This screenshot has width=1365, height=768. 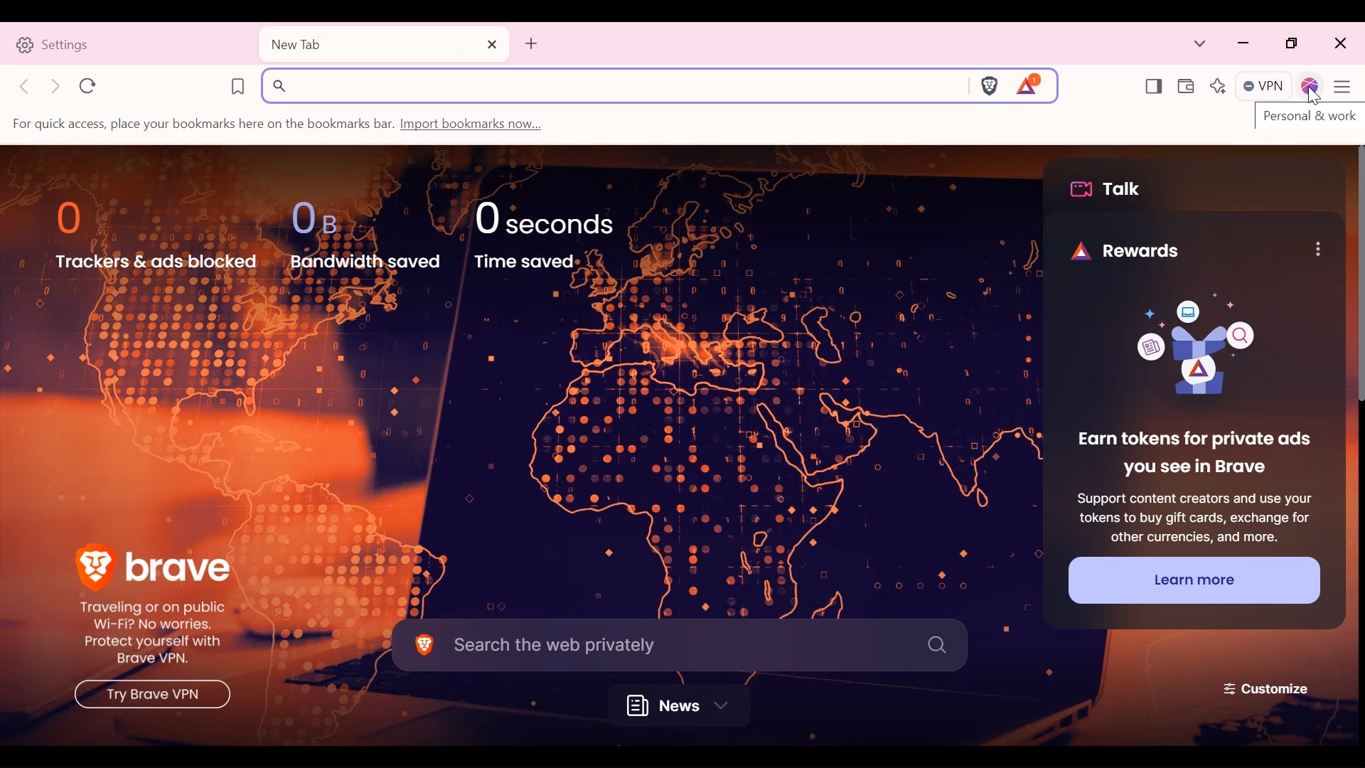 I want to click on Search the web privately, so click(x=679, y=643).